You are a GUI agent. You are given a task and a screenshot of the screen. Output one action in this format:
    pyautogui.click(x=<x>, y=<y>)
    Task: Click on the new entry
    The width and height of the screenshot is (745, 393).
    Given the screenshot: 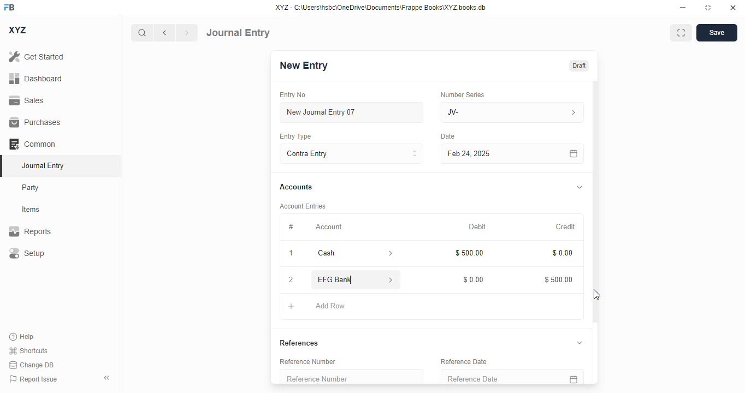 What is the action you would take?
    pyautogui.click(x=304, y=65)
    